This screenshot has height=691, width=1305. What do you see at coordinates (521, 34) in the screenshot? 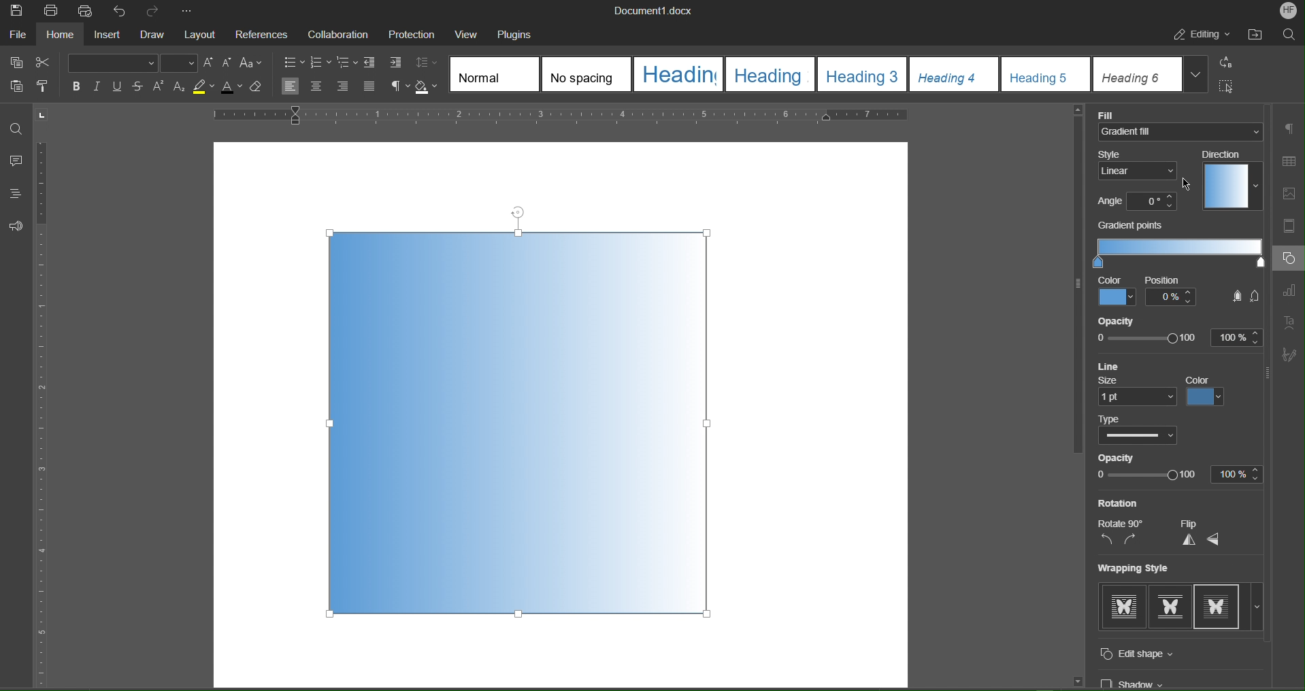
I see `Plugins` at bounding box center [521, 34].